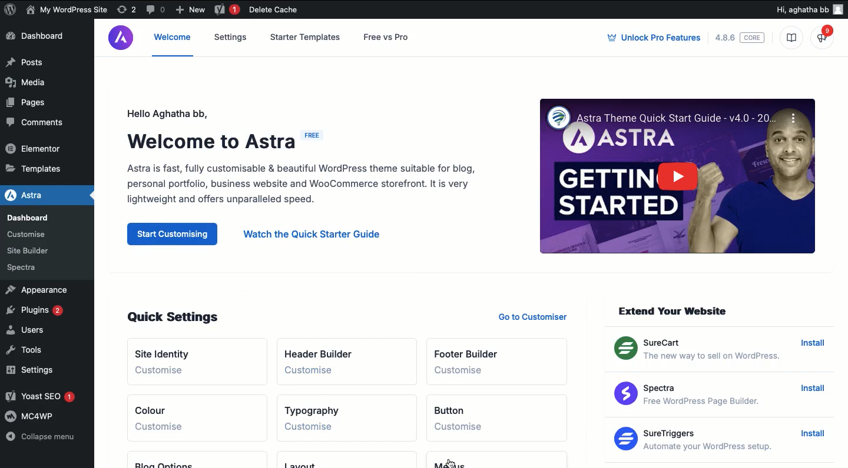 Image resolution: width=848 pixels, height=468 pixels. Describe the element at coordinates (317, 427) in the screenshot. I see `Customise` at that location.